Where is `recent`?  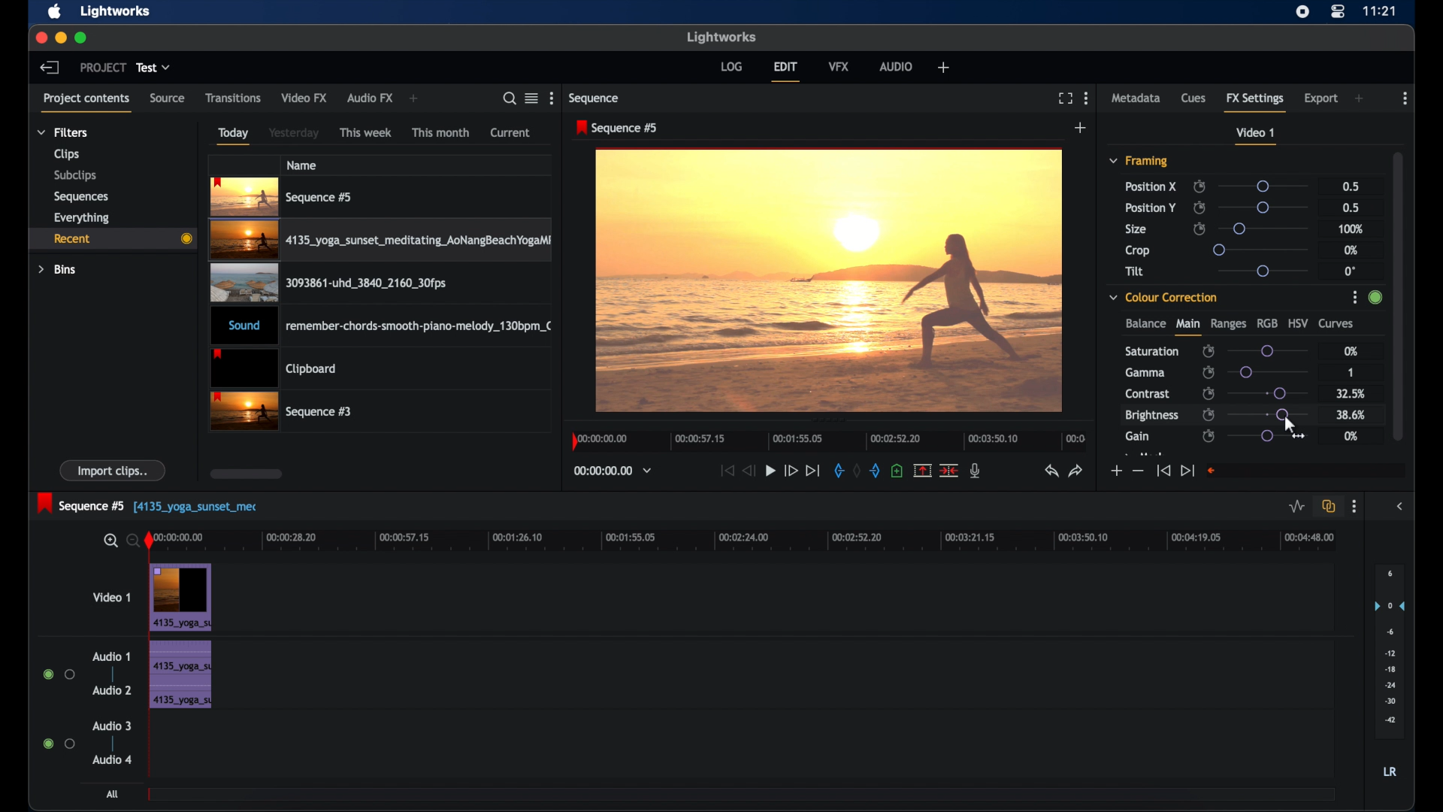 recent is located at coordinates (111, 239).